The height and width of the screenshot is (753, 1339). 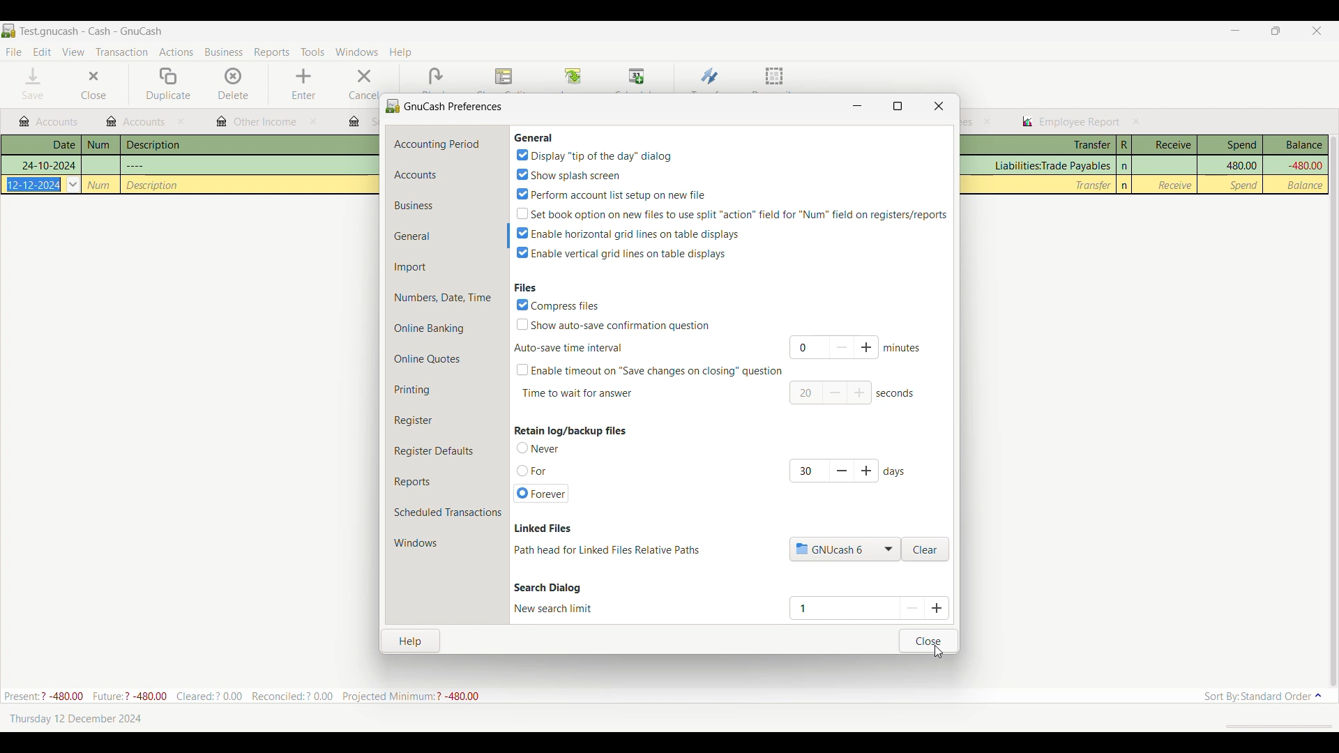 I want to click on value, so click(x=806, y=469).